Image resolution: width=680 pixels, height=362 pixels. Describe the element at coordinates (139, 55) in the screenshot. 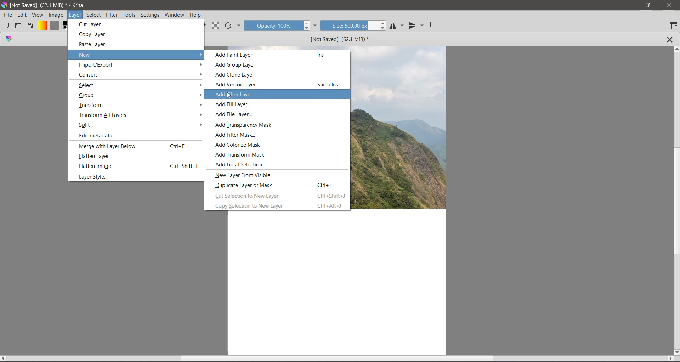

I see `New` at that location.